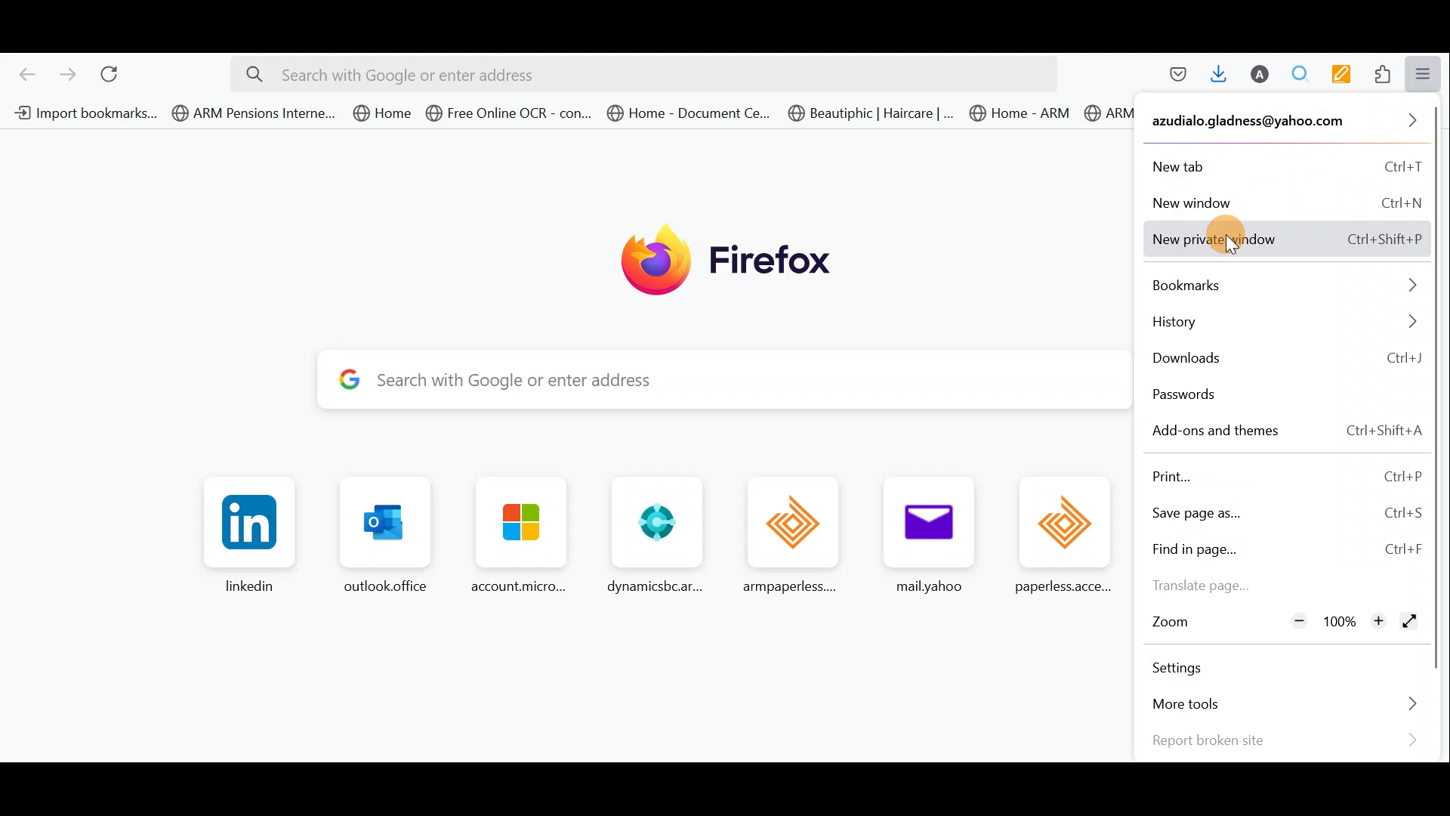 The width and height of the screenshot is (1450, 816). I want to click on Home, so click(384, 113).